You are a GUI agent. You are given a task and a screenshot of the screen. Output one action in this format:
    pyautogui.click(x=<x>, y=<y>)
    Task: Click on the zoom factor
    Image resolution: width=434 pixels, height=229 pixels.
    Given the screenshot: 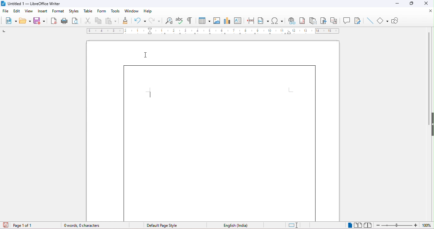 What is the action you would take?
    pyautogui.click(x=427, y=225)
    